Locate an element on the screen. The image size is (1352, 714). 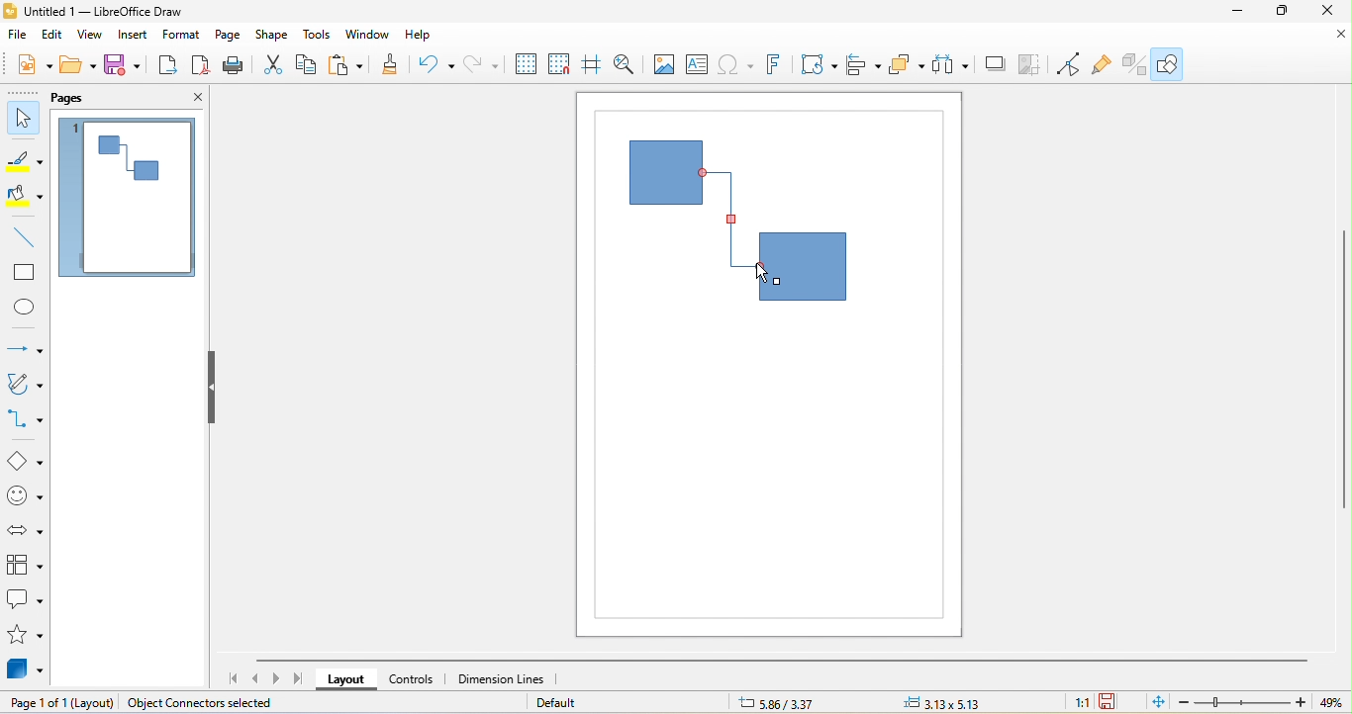
block arrow is located at coordinates (27, 531).